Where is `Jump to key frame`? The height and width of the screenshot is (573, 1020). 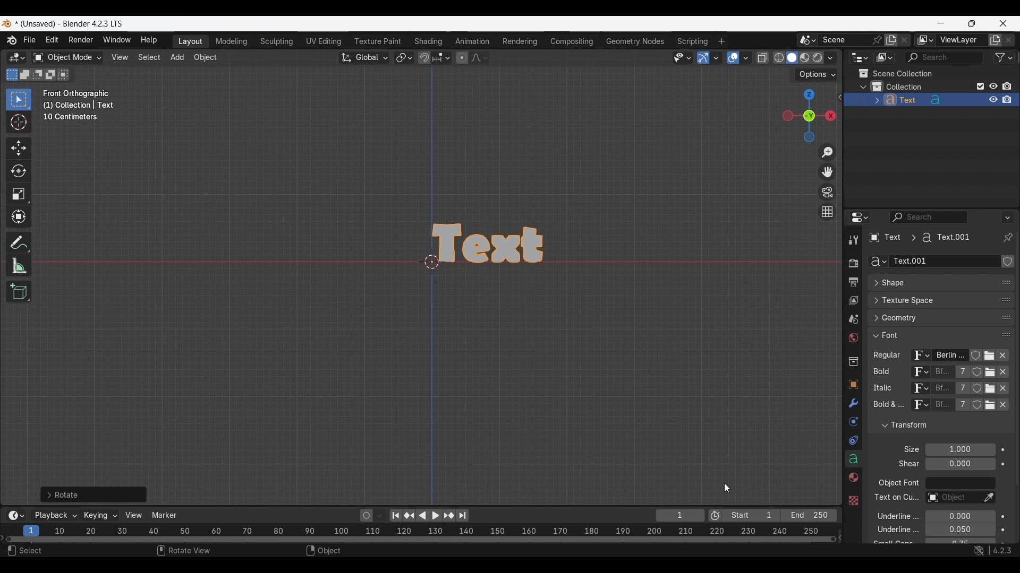 Jump to key frame is located at coordinates (409, 516).